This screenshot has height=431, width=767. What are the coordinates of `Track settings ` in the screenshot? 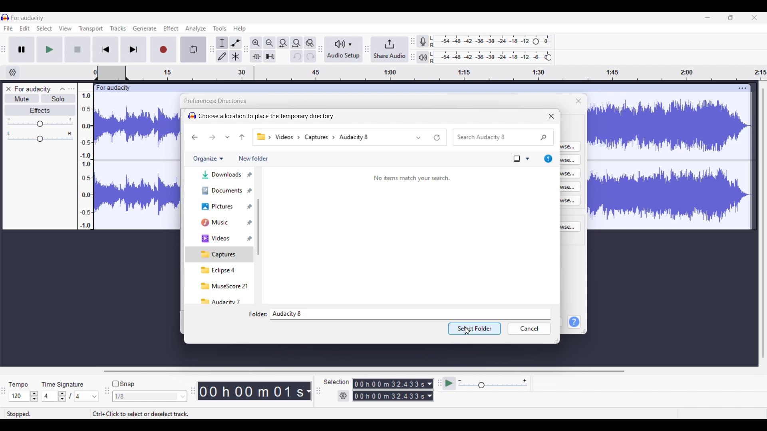 It's located at (743, 88).